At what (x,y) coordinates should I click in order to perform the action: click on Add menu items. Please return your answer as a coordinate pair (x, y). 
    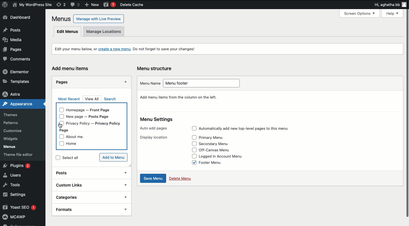
    Looking at the image, I should click on (72, 68).